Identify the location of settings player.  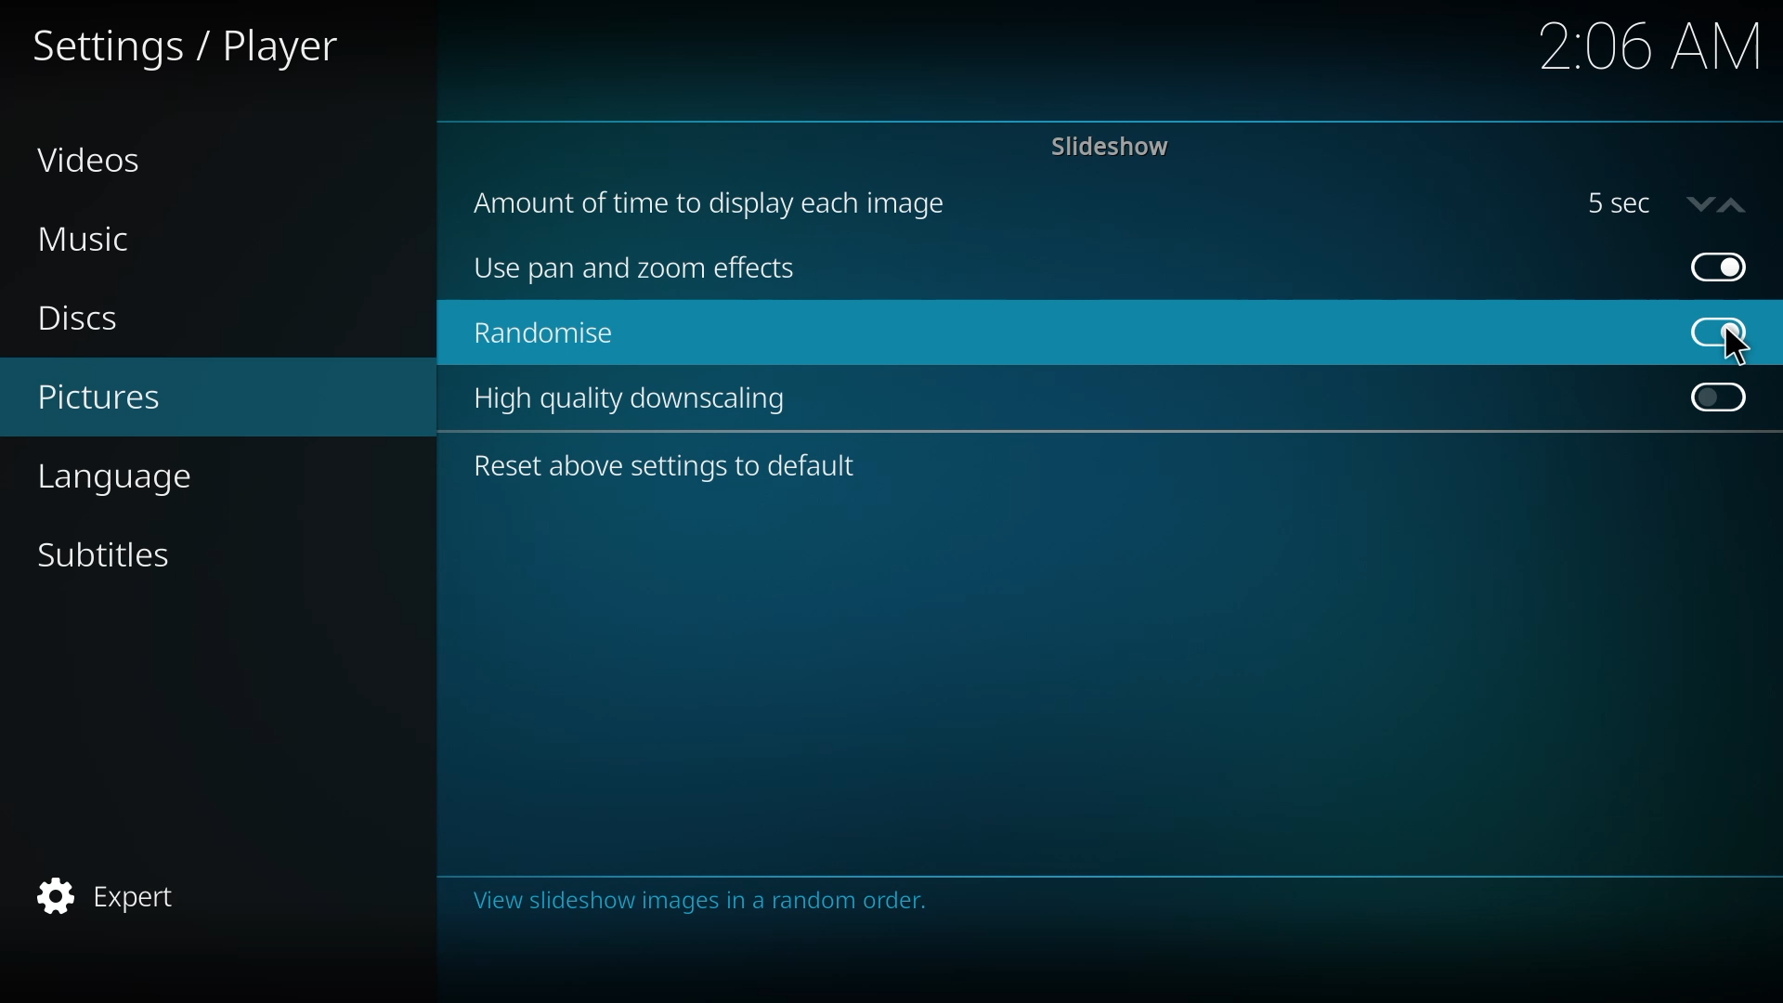
(192, 48).